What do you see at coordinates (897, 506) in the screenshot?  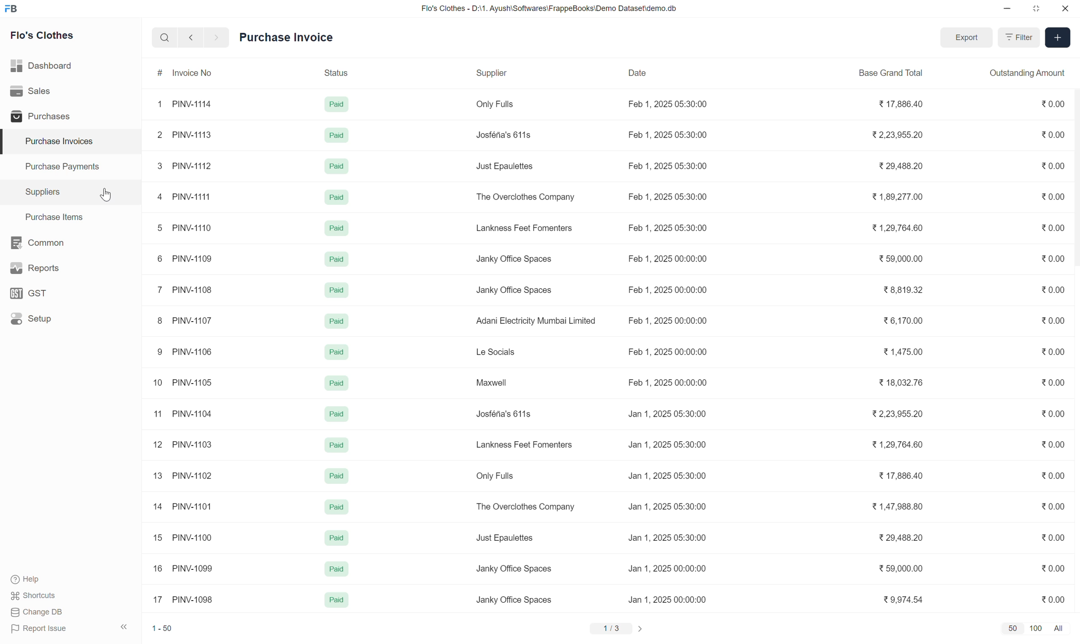 I see `1,47,988.80` at bounding box center [897, 506].